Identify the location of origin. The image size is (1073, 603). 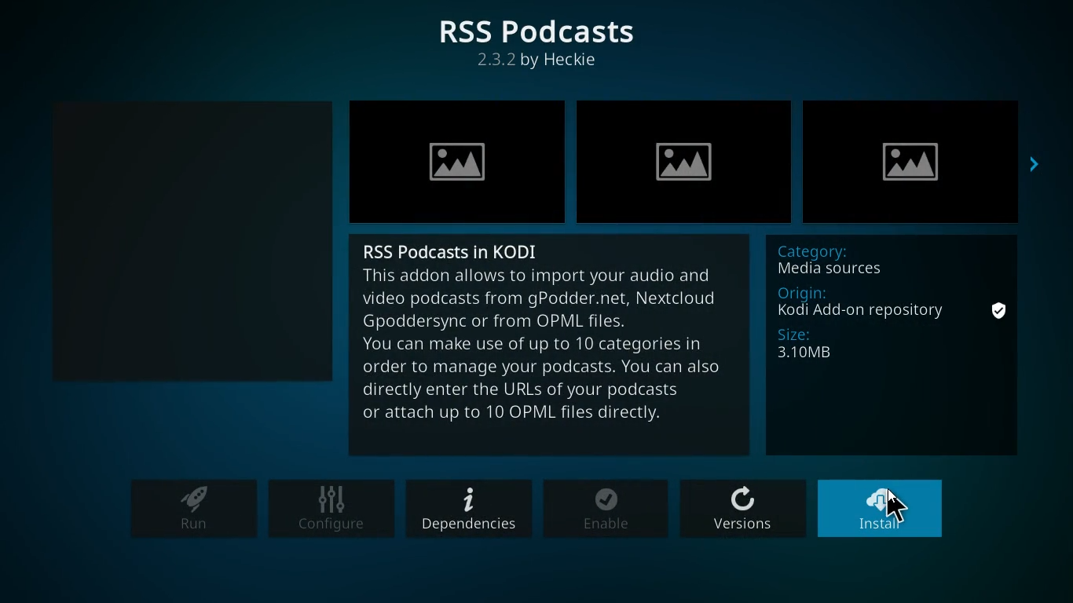
(859, 301).